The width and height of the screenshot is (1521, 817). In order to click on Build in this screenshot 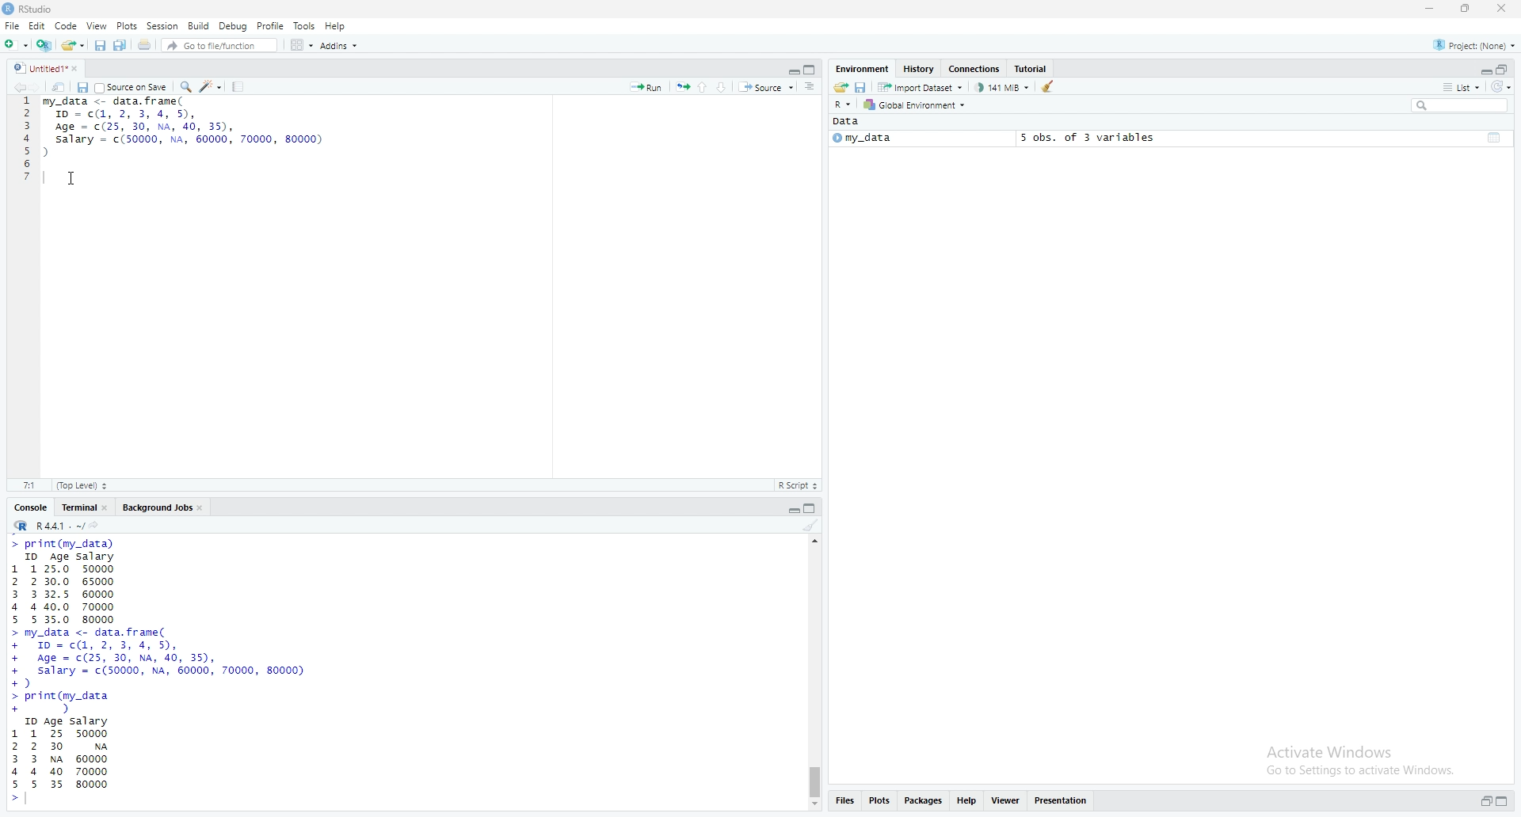, I will do `click(200, 25)`.